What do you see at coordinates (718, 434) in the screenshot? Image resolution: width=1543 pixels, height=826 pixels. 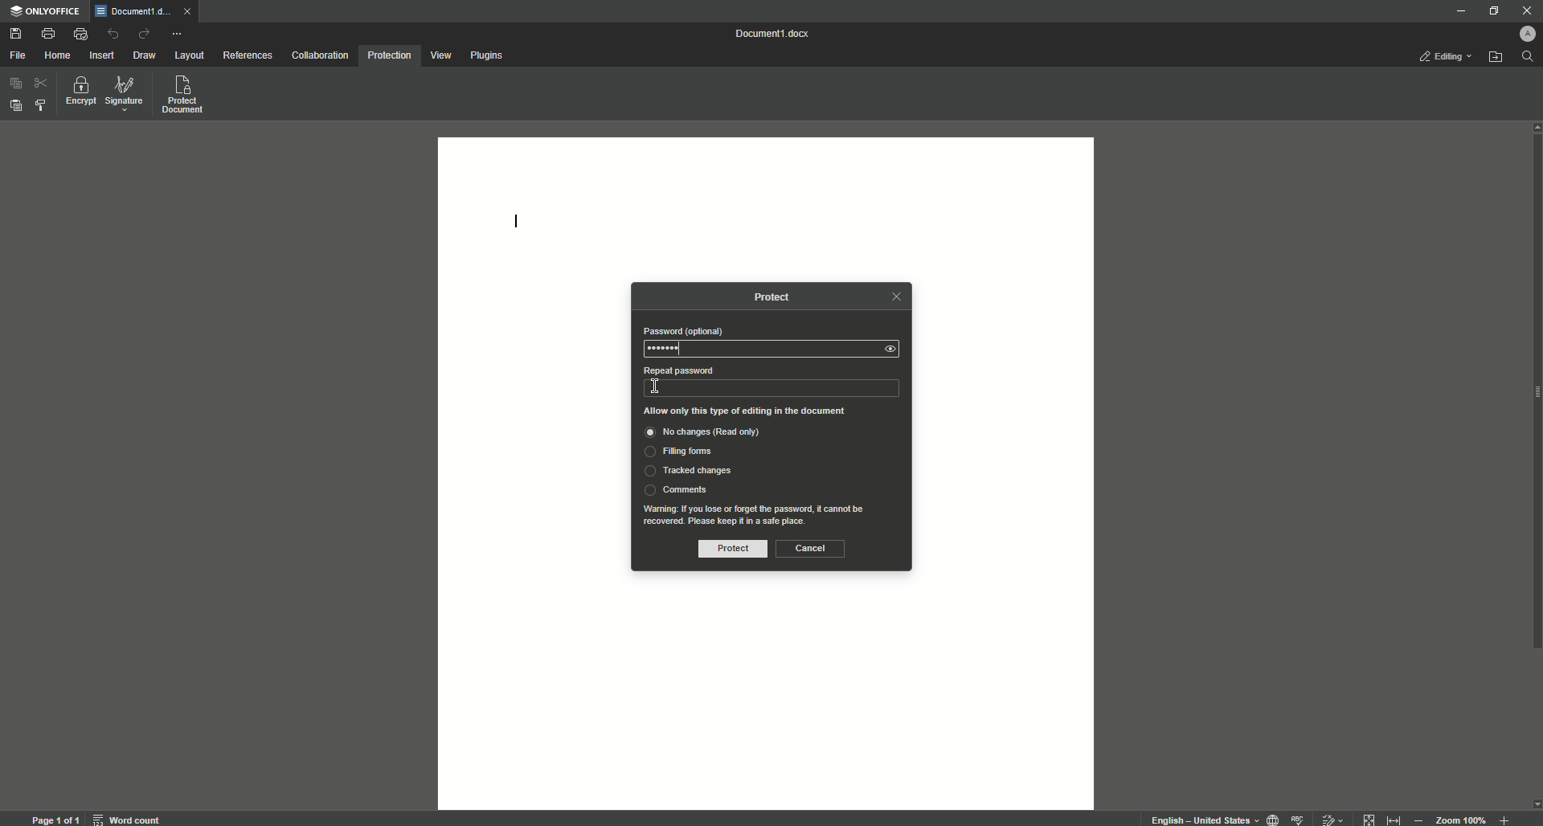 I see `No changes` at bounding box center [718, 434].